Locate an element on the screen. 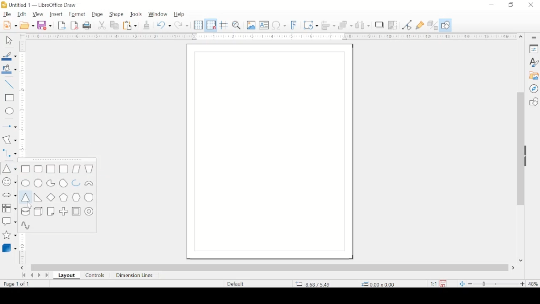  insert line is located at coordinates (9, 85).